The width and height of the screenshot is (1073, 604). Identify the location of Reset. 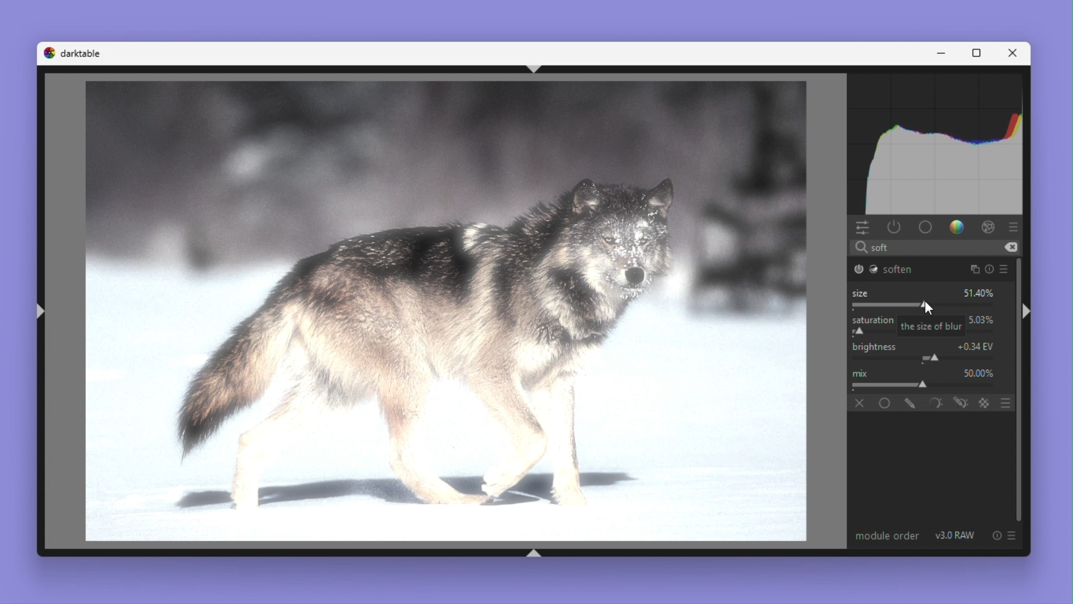
(990, 270).